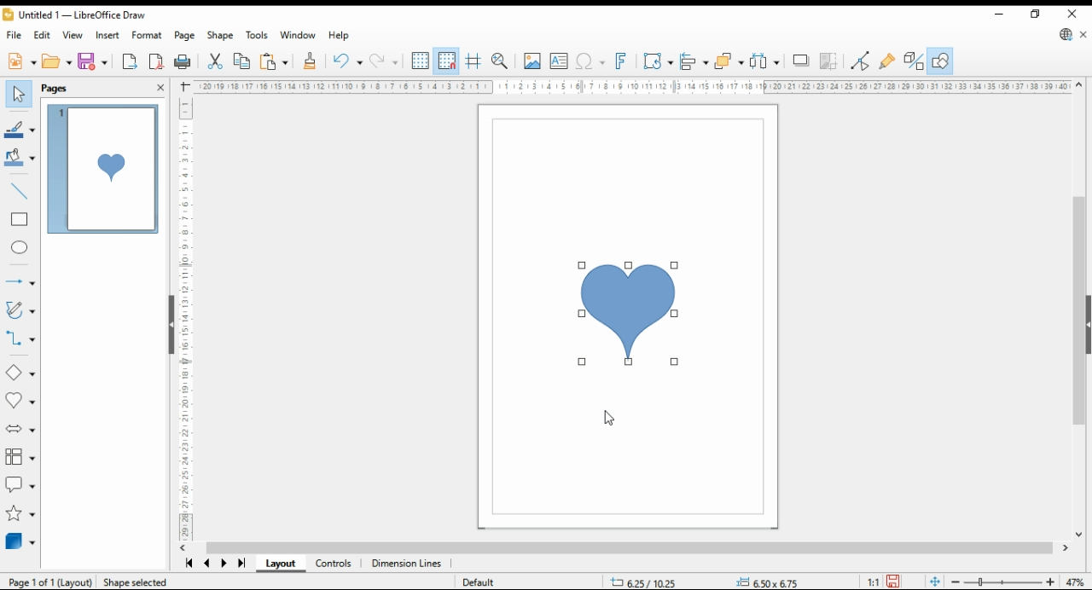 The height and width of the screenshot is (590, 1092). I want to click on helplines while moving, so click(474, 61).